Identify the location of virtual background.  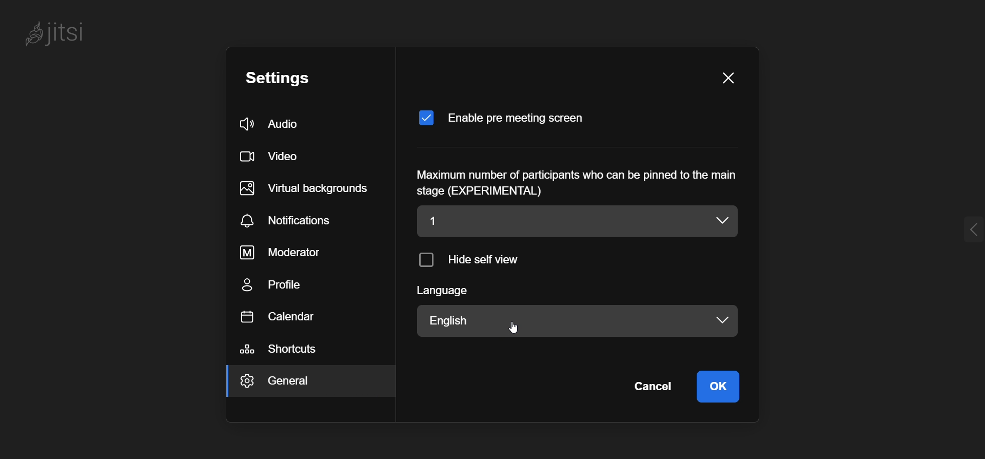
(309, 188).